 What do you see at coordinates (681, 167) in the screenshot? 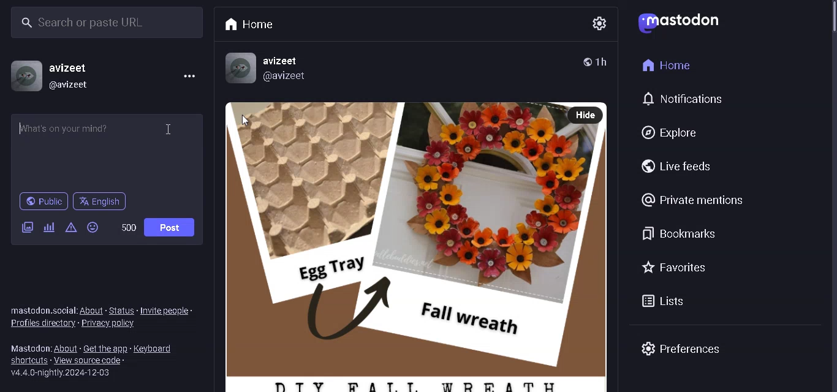
I see `LIVE FEEDS` at bounding box center [681, 167].